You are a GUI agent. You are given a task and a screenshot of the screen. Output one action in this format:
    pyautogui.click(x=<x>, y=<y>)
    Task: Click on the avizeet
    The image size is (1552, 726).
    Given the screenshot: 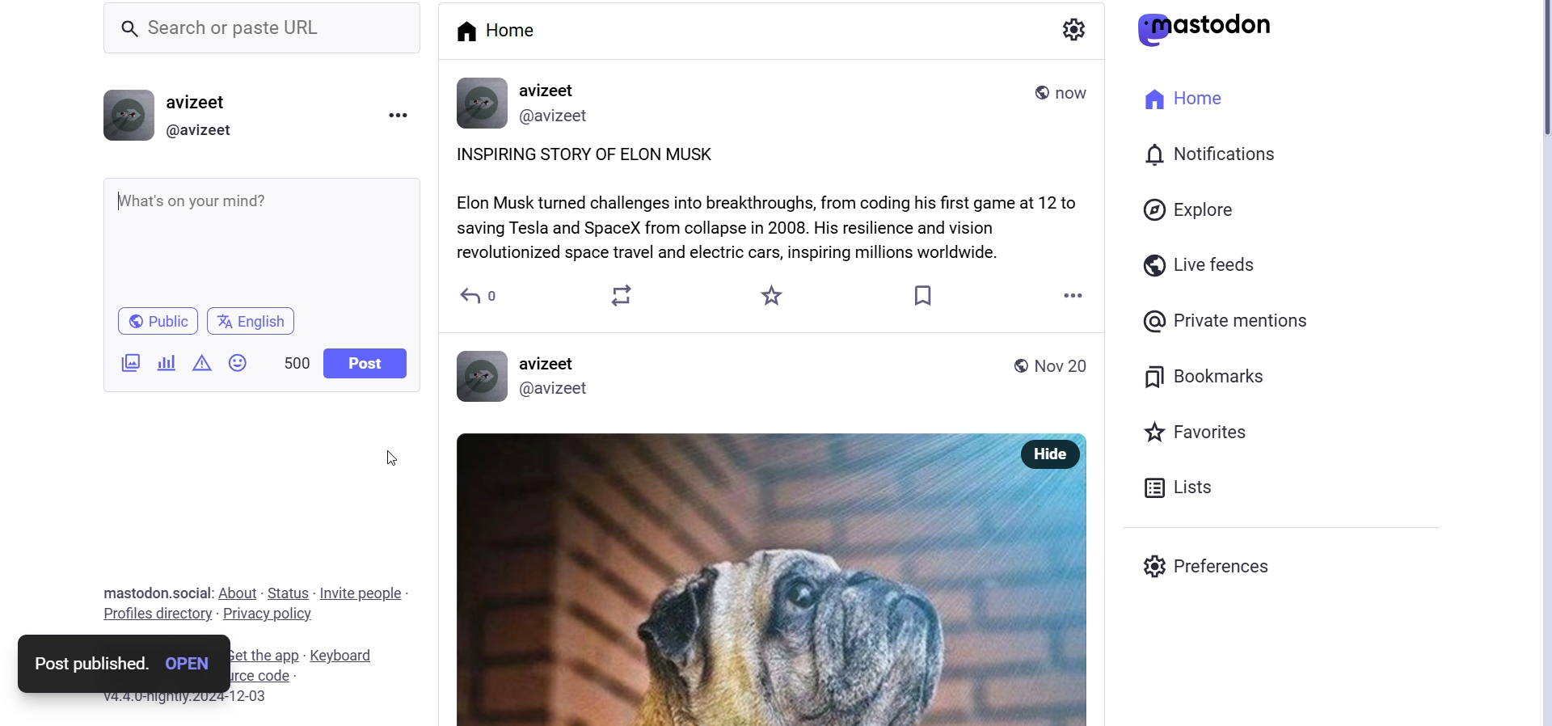 What is the action you would take?
    pyautogui.click(x=552, y=89)
    